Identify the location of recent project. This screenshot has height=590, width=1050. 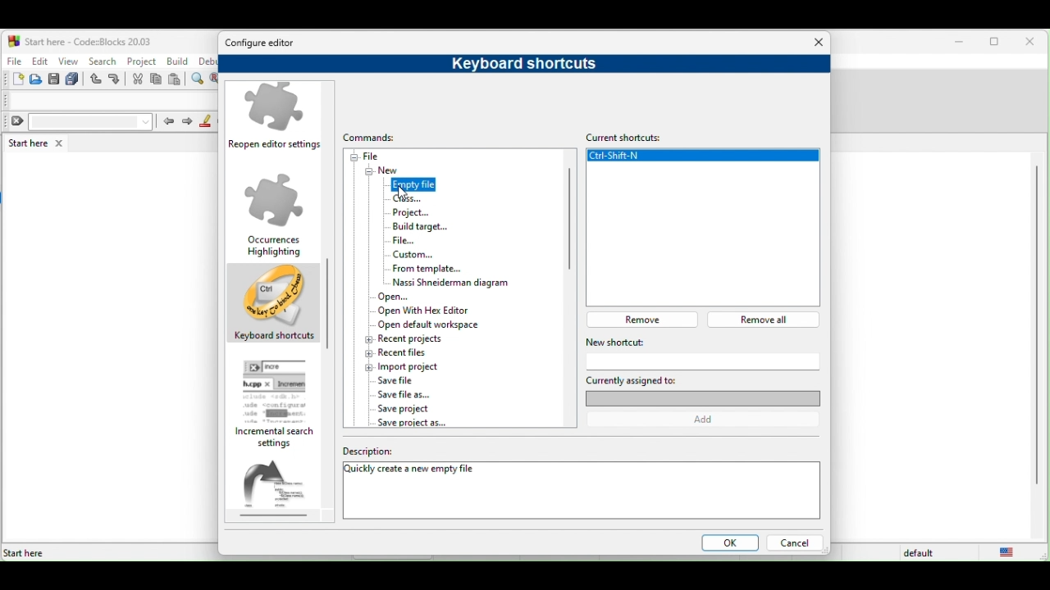
(404, 339).